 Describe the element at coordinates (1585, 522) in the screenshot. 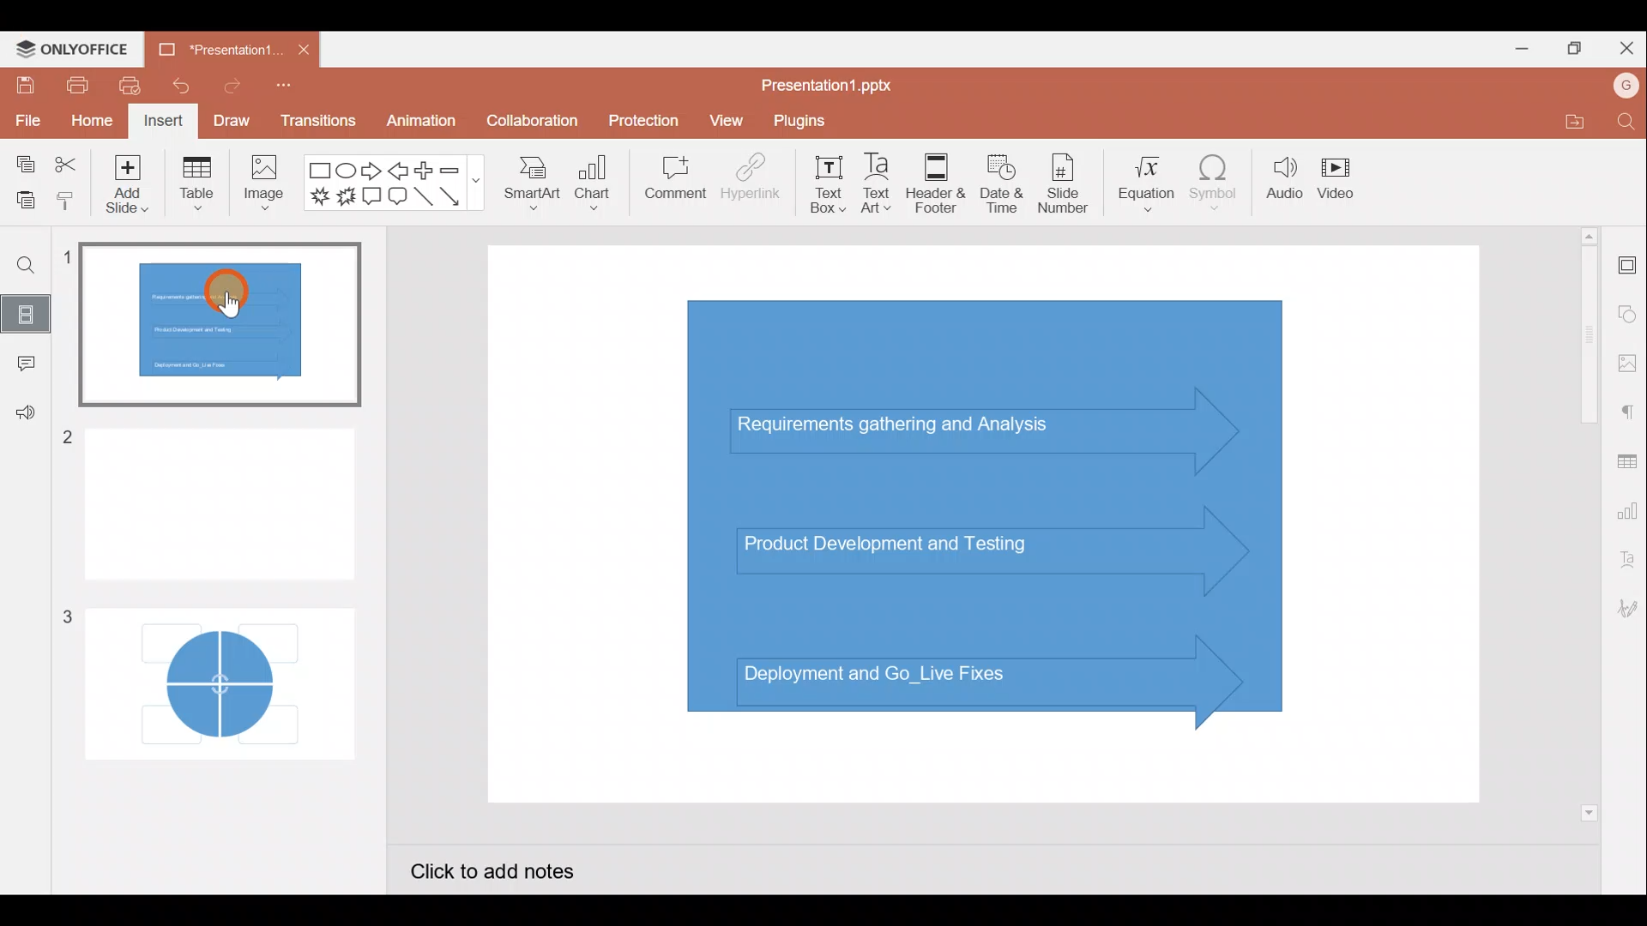

I see `Vertical scroll bar` at that location.